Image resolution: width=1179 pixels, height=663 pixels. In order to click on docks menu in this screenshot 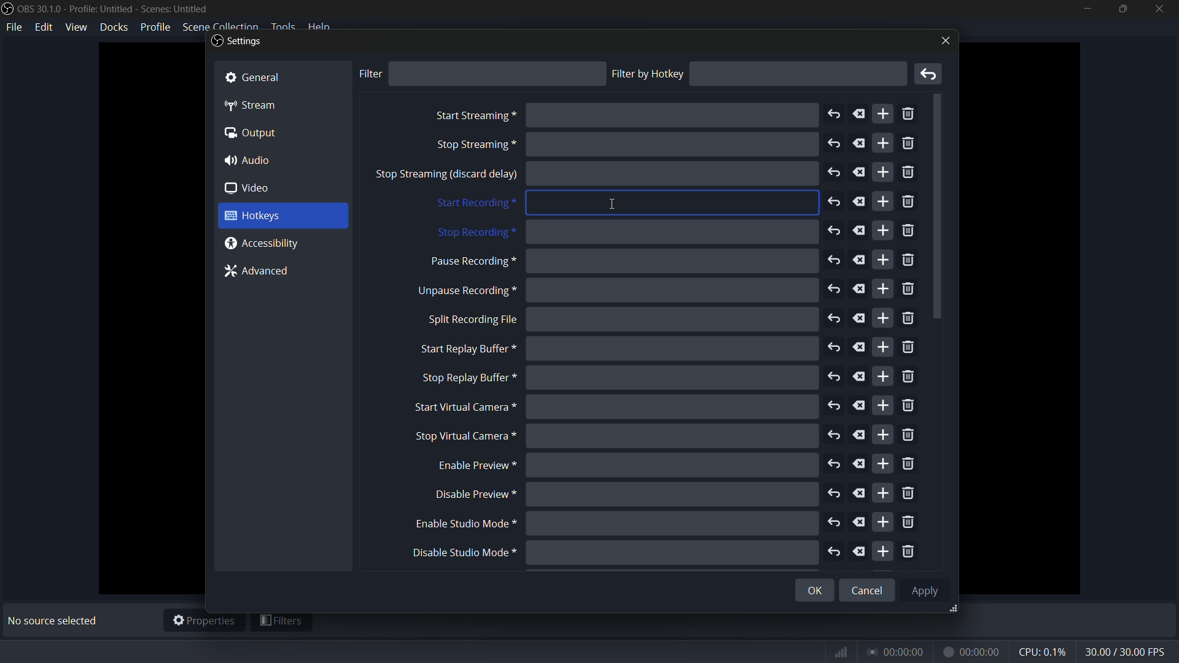, I will do `click(115, 26)`.